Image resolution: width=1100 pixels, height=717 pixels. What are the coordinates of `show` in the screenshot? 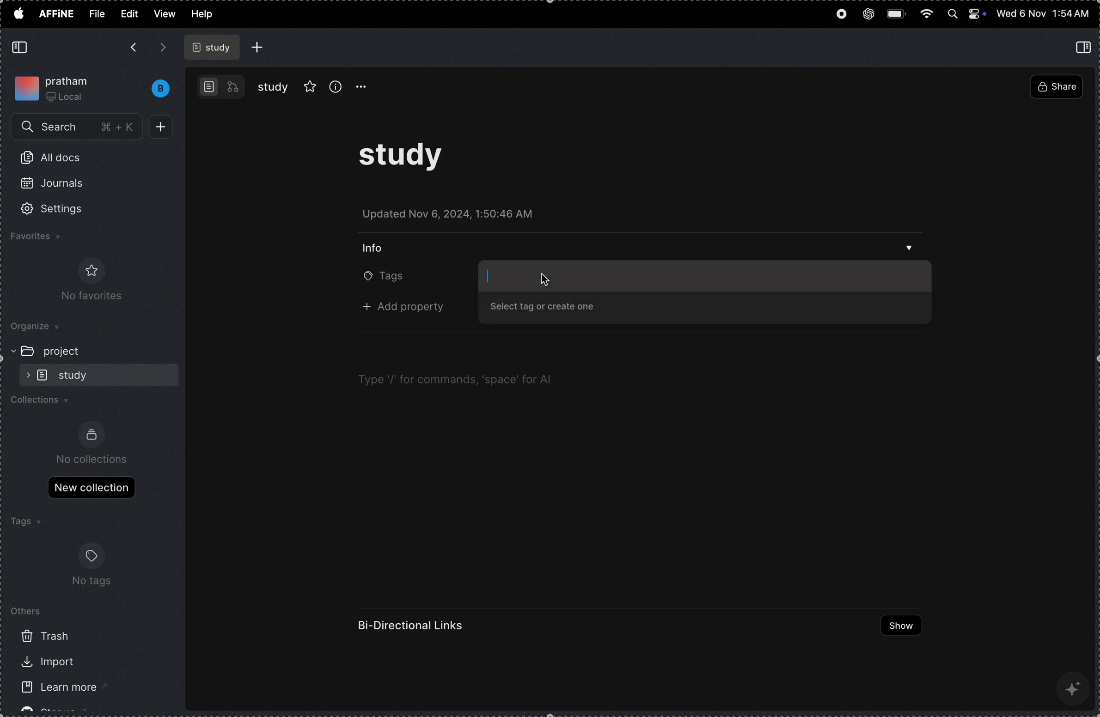 It's located at (896, 626).